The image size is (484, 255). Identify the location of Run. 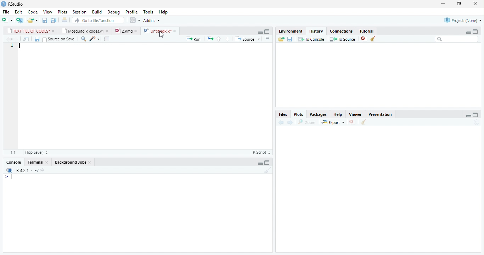
(193, 39).